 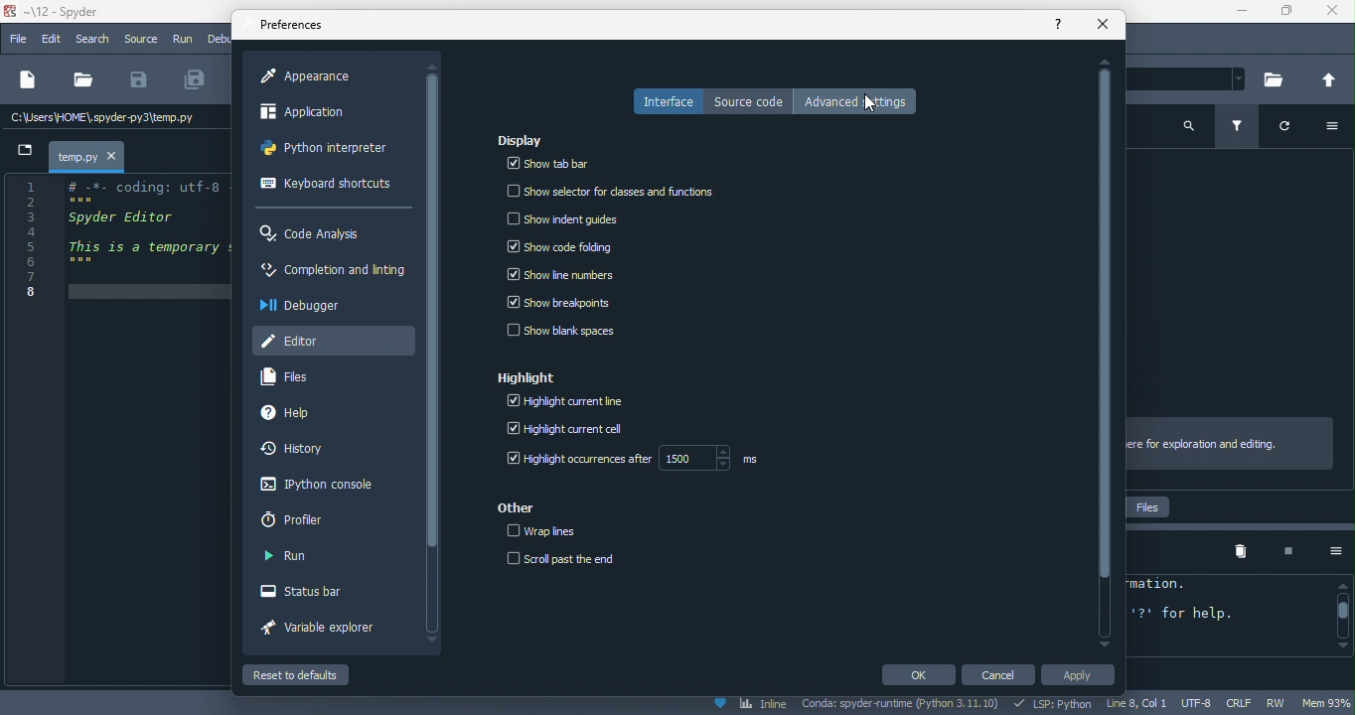 What do you see at coordinates (329, 631) in the screenshot?
I see `variable explorer` at bounding box center [329, 631].